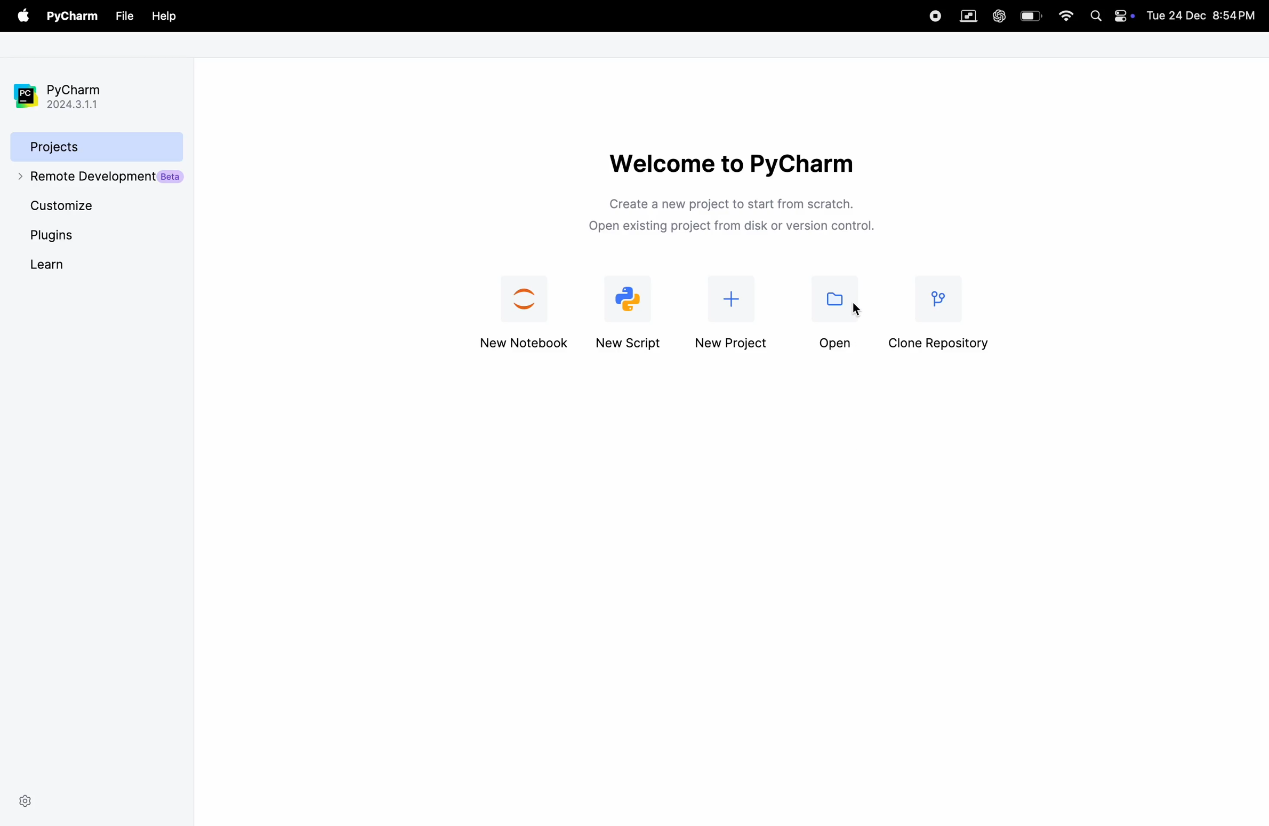 Image resolution: width=1269 pixels, height=826 pixels. What do you see at coordinates (834, 313) in the screenshot?
I see `open` at bounding box center [834, 313].